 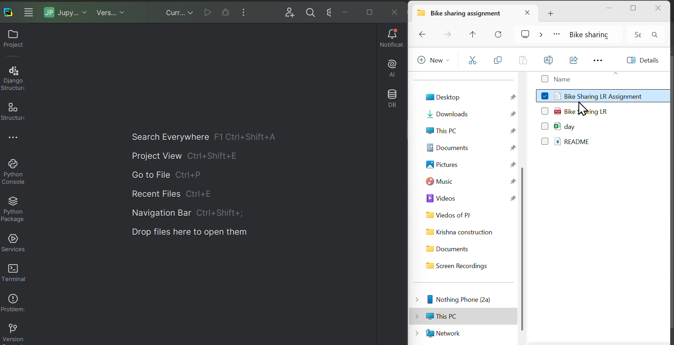 What do you see at coordinates (285, 12) in the screenshot?
I see `Add user` at bounding box center [285, 12].